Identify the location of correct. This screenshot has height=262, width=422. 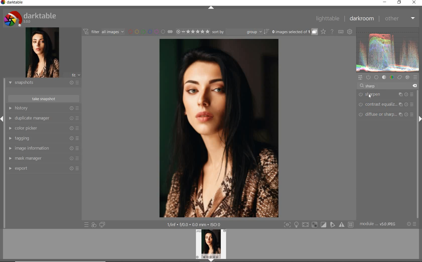
(400, 78).